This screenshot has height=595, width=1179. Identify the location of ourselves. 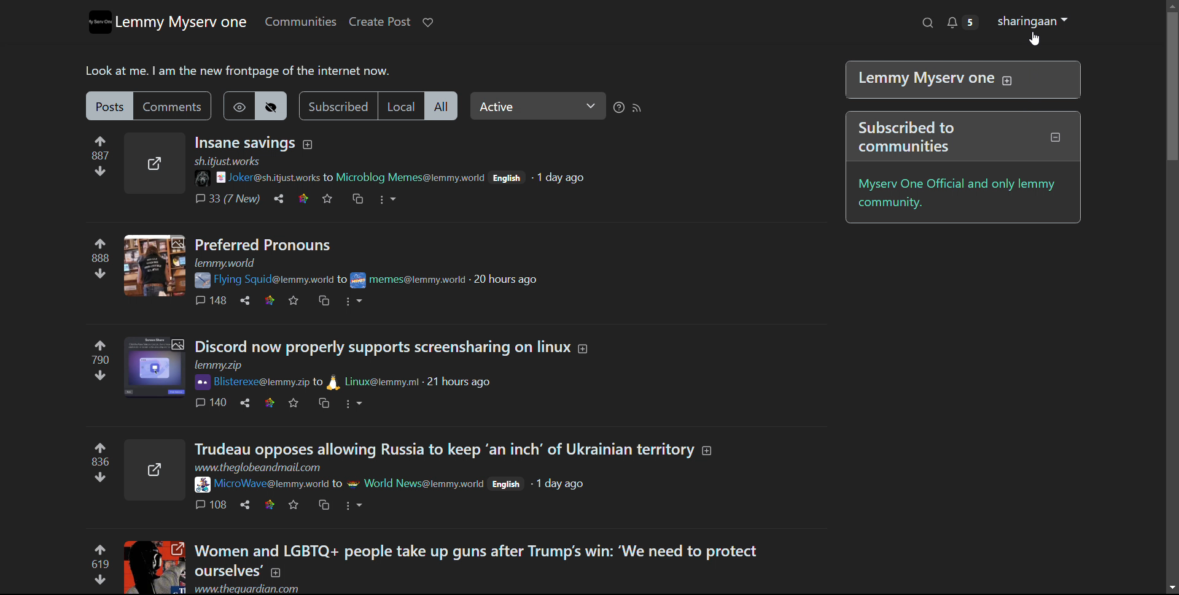
(225, 574).